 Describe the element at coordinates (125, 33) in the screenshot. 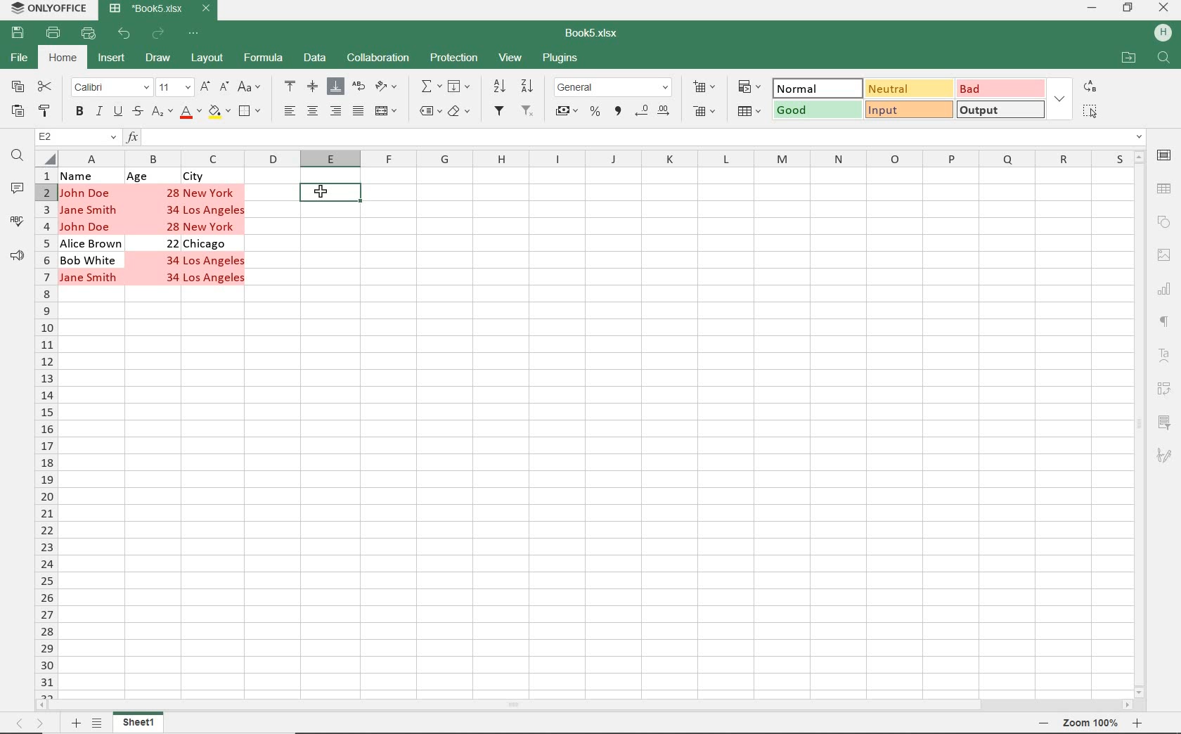

I see `UNDO` at that location.